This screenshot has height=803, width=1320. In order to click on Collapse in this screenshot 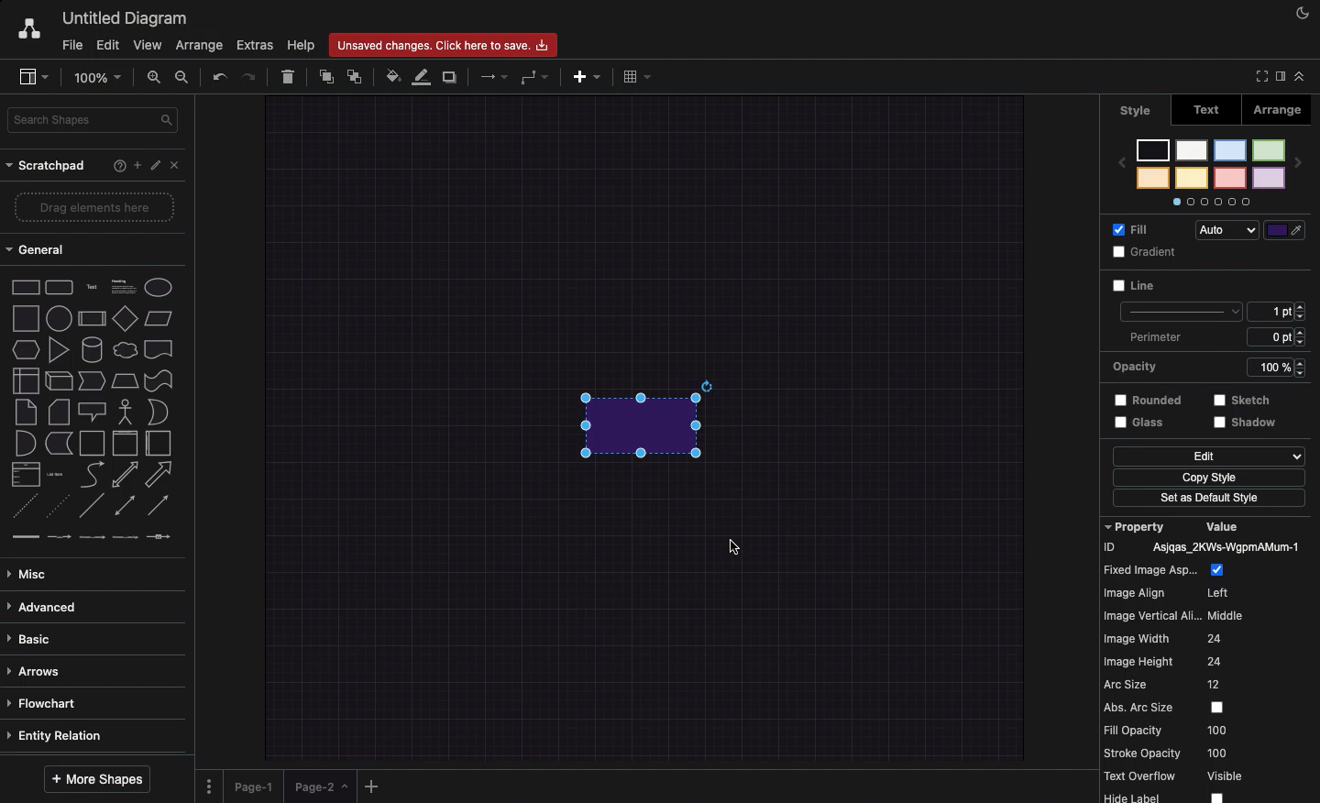, I will do `click(1300, 75)`.